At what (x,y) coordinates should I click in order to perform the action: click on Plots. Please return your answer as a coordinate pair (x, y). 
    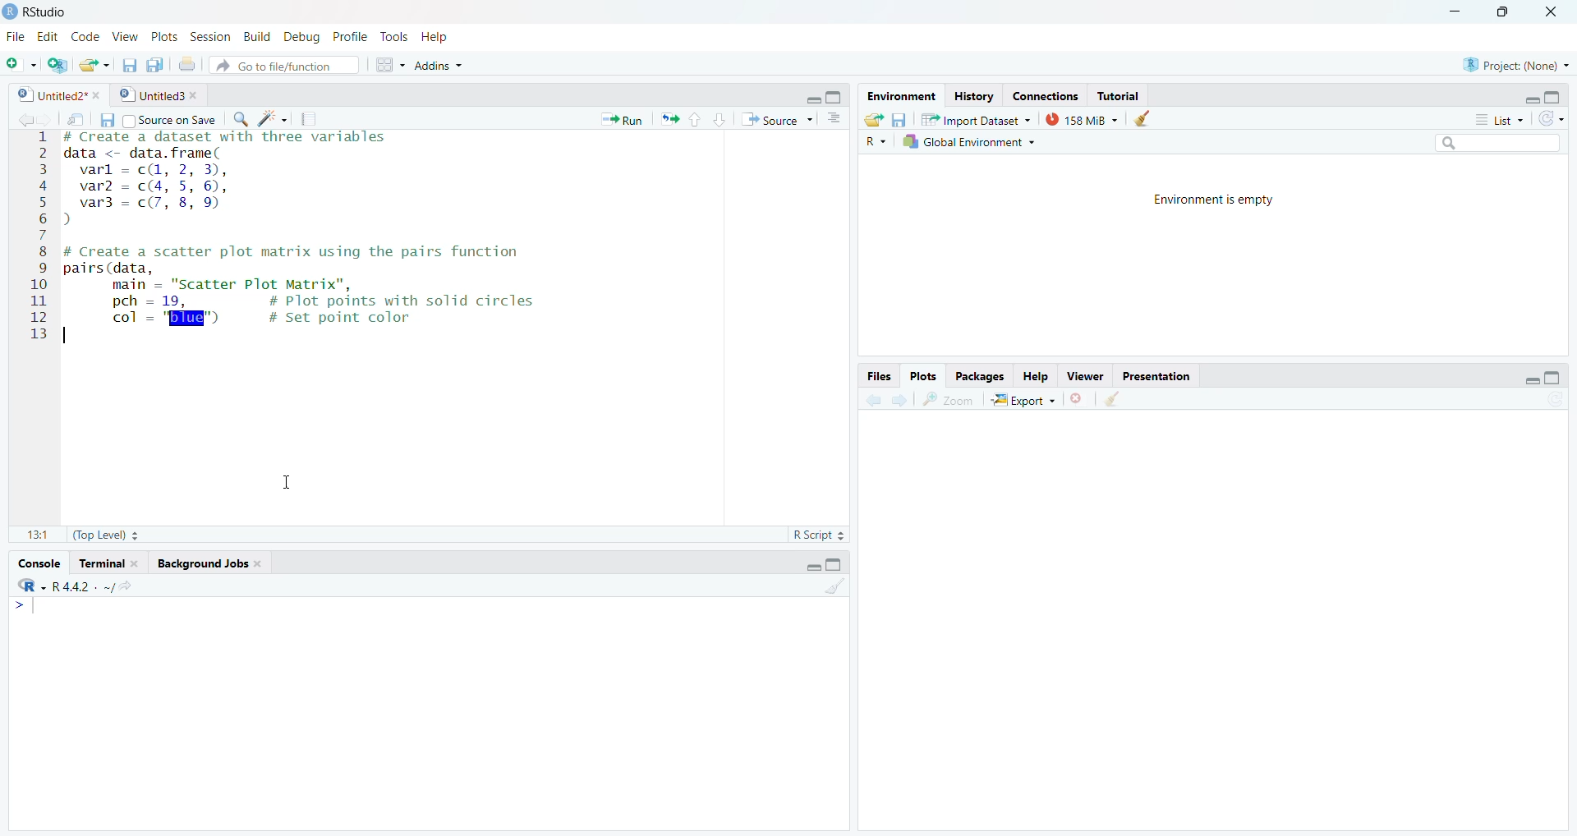
    Looking at the image, I should click on (164, 35).